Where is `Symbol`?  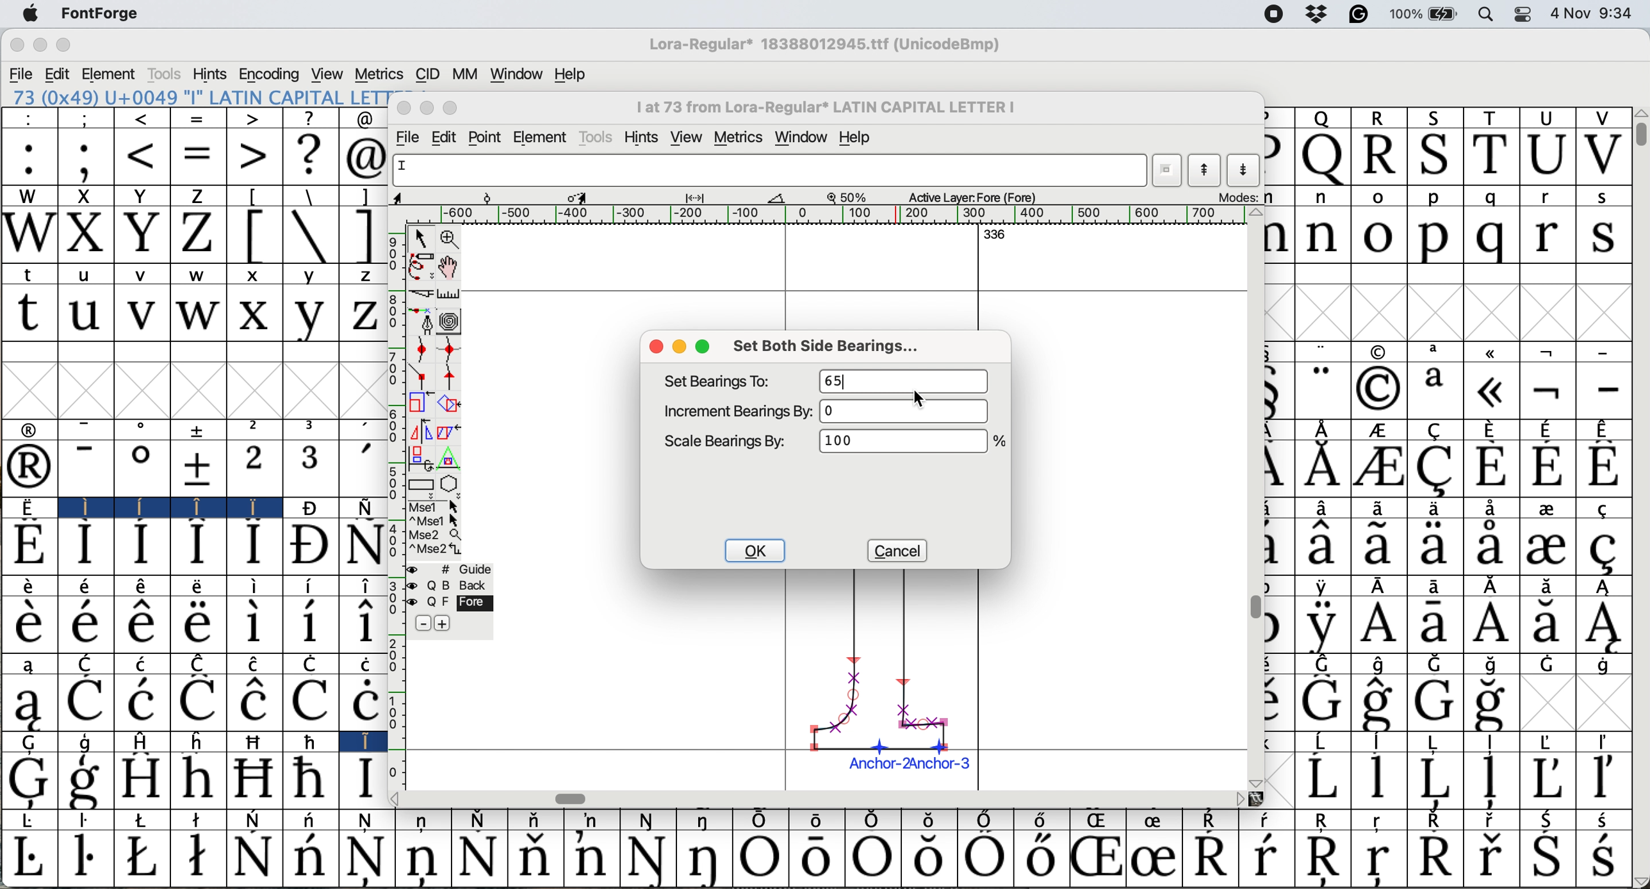 Symbol is located at coordinates (1434, 509).